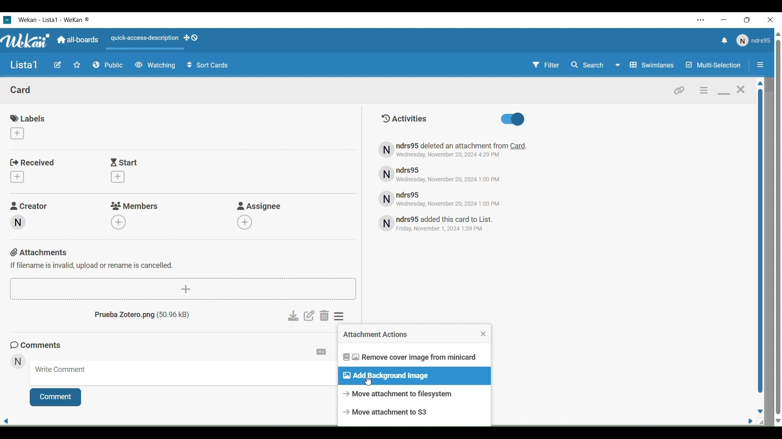 The height and width of the screenshot is (439, 782). I want to click on Name, so click(24, 65).